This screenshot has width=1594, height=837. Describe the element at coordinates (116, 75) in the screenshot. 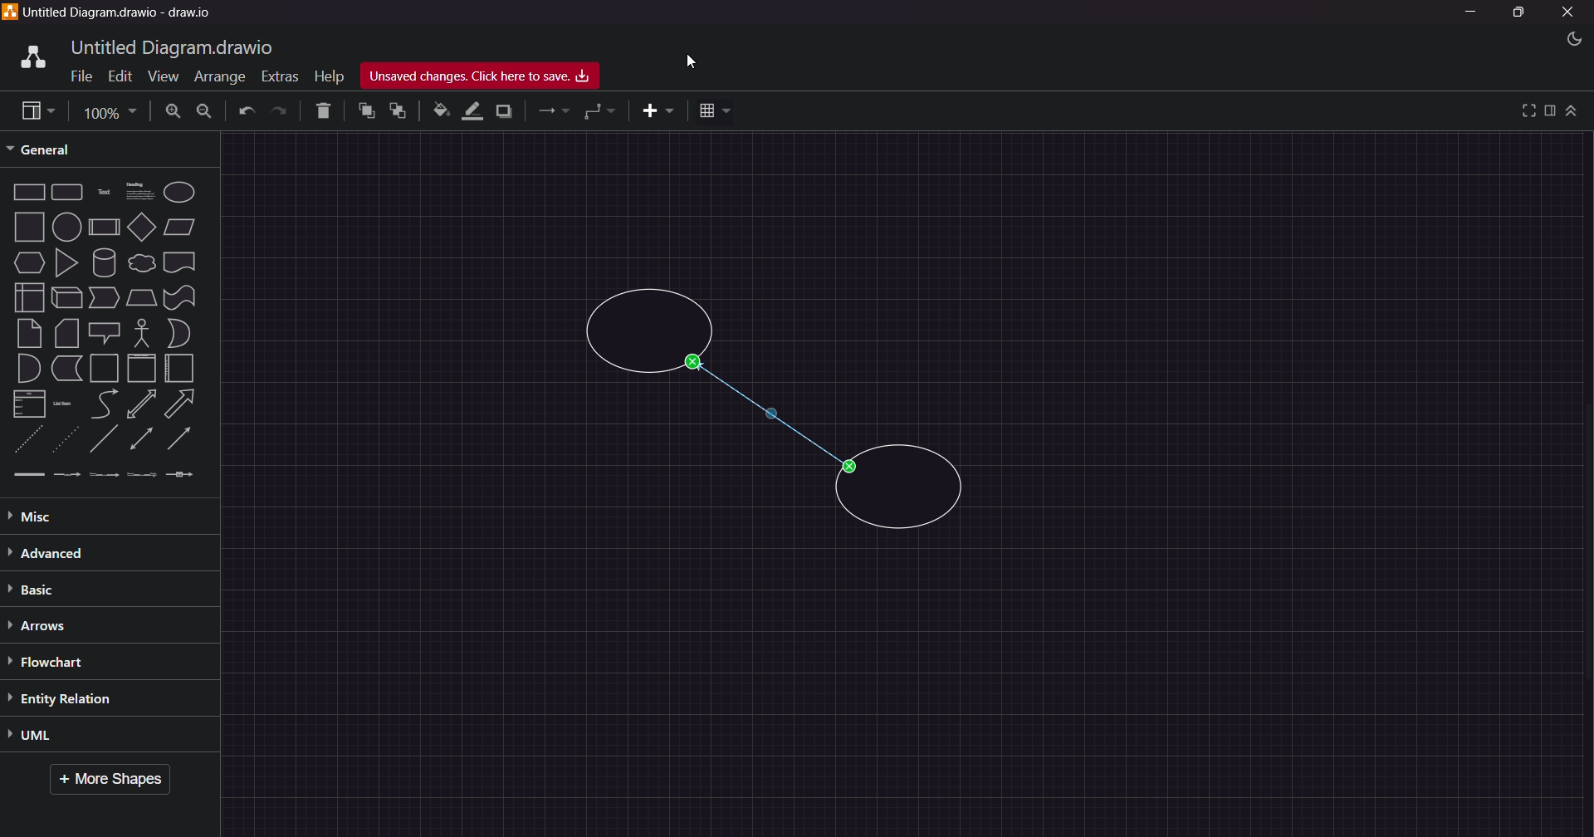

I see `Edit` at that location.